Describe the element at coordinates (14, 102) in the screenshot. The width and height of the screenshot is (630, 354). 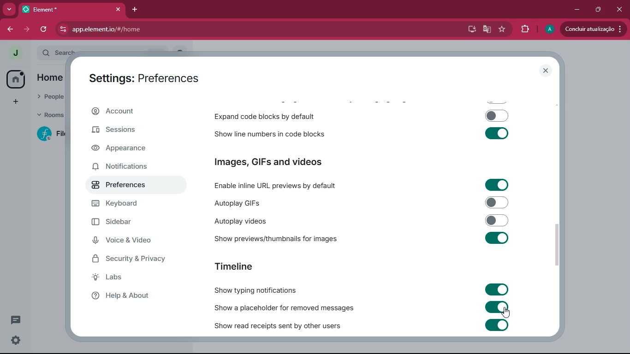
I see `add` at that location.